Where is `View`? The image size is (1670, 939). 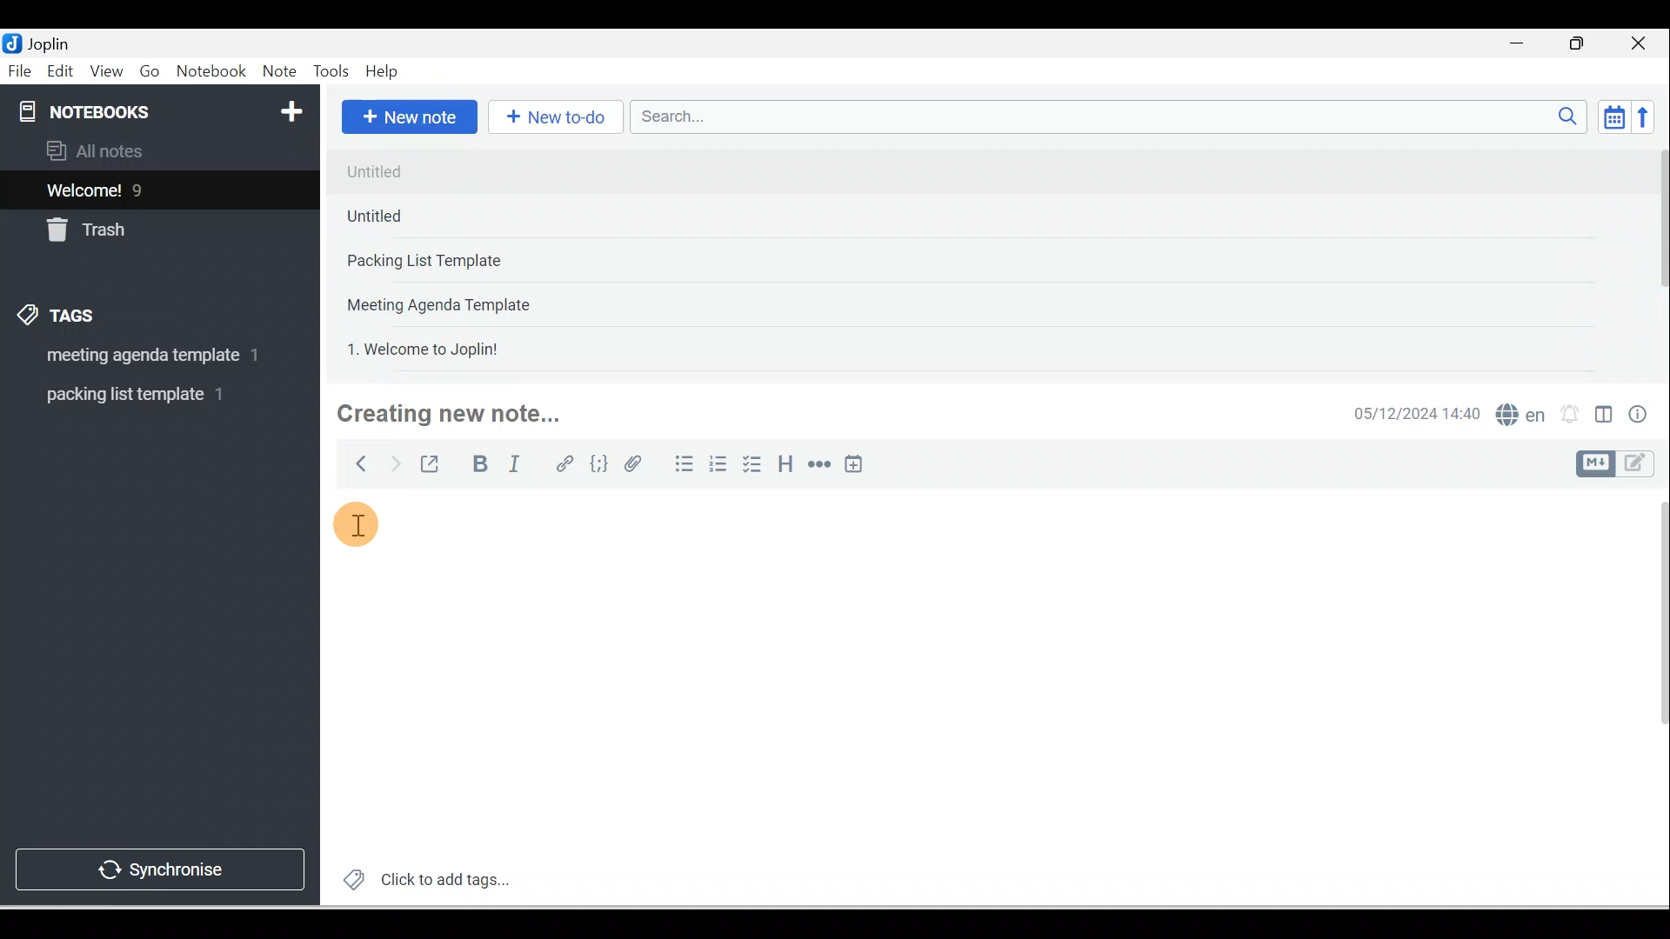
View is located at coordinates (106, 72).